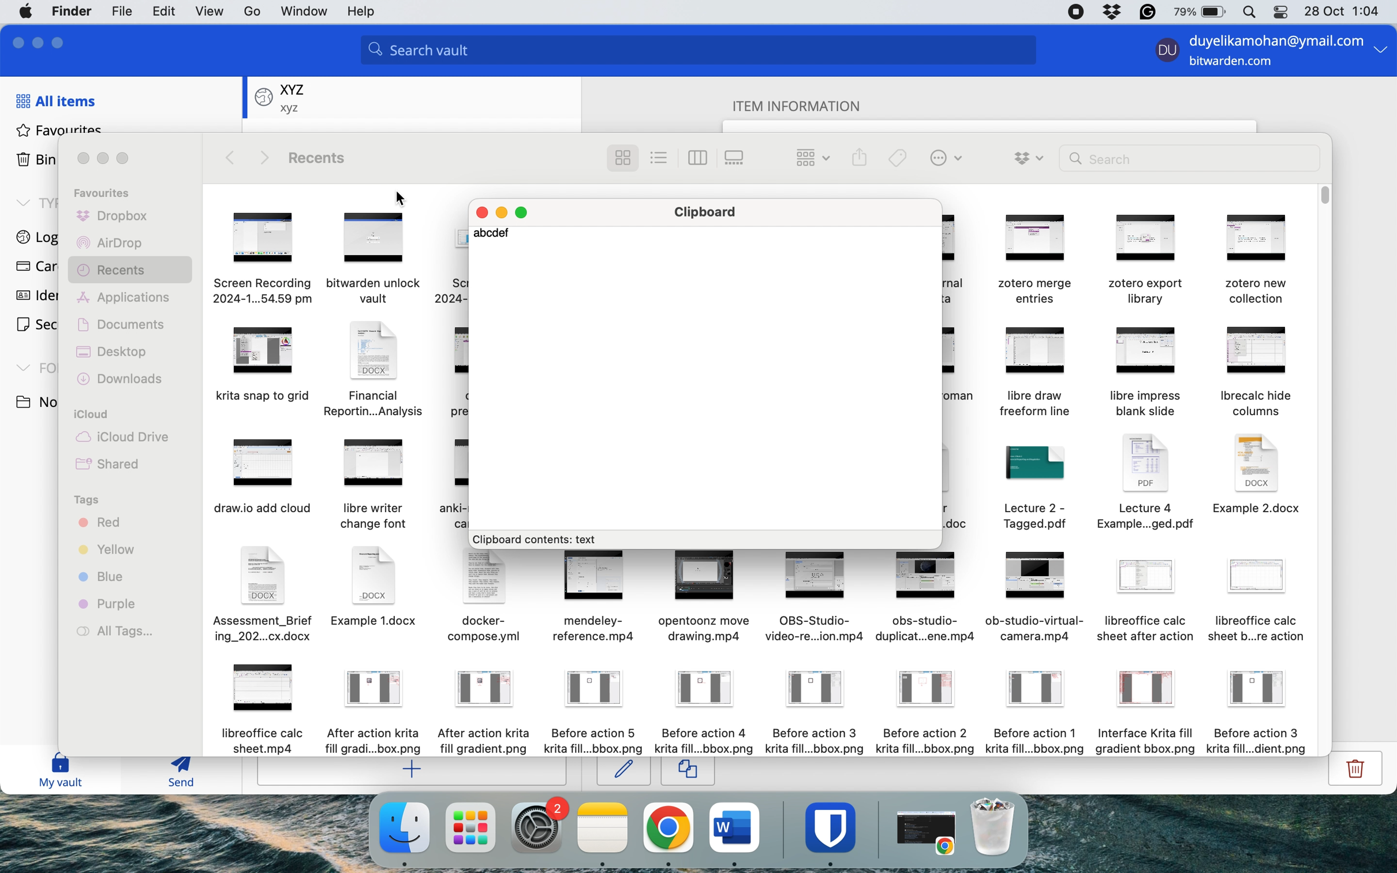 The height and width of the screenshot is (873, 1397). What do you see at coordinates (498, 235) in the screenshot?
I see `copied password` at bounding box center [498, 235].